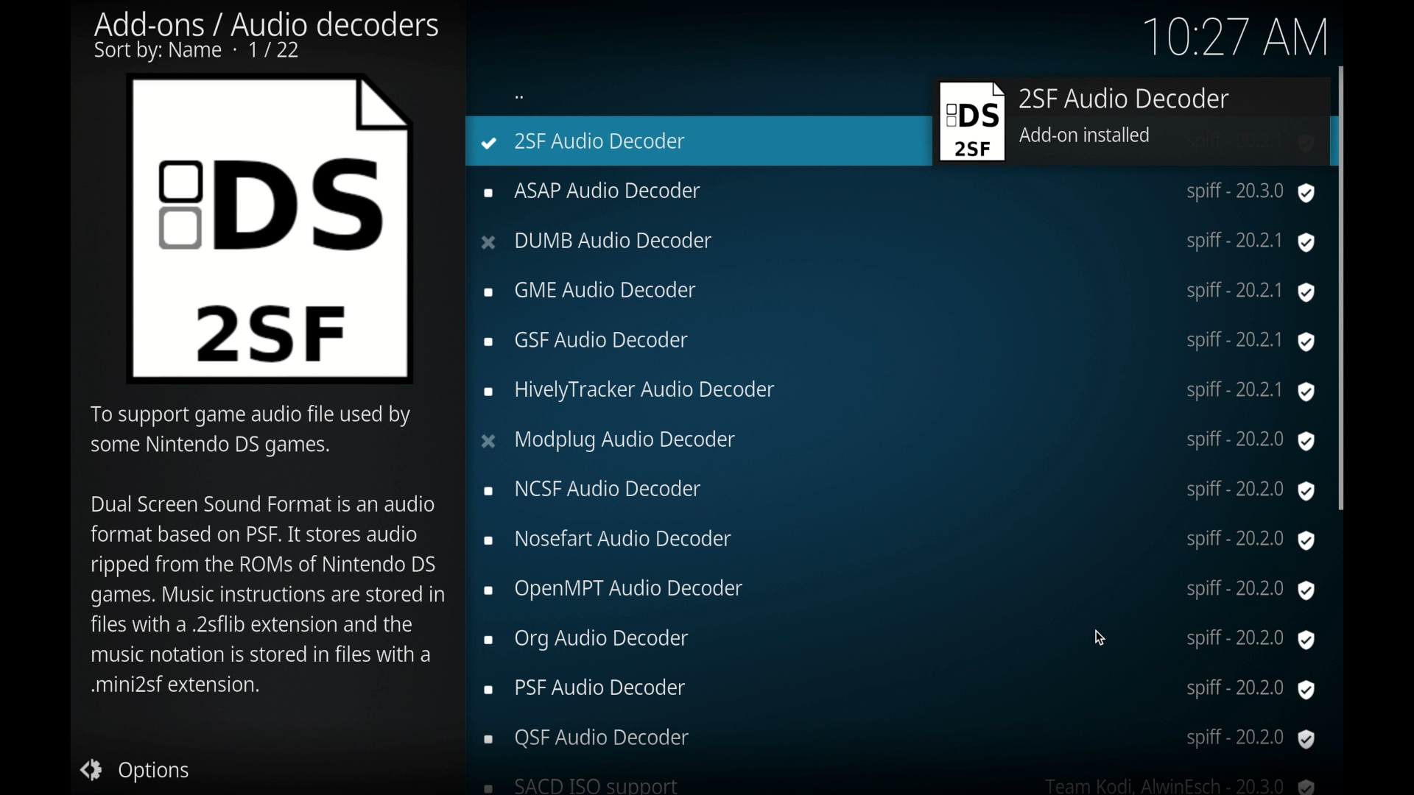 This screenshot has width=1414, height=795. I want to click on dumb audio decoder, so click(898, 242).